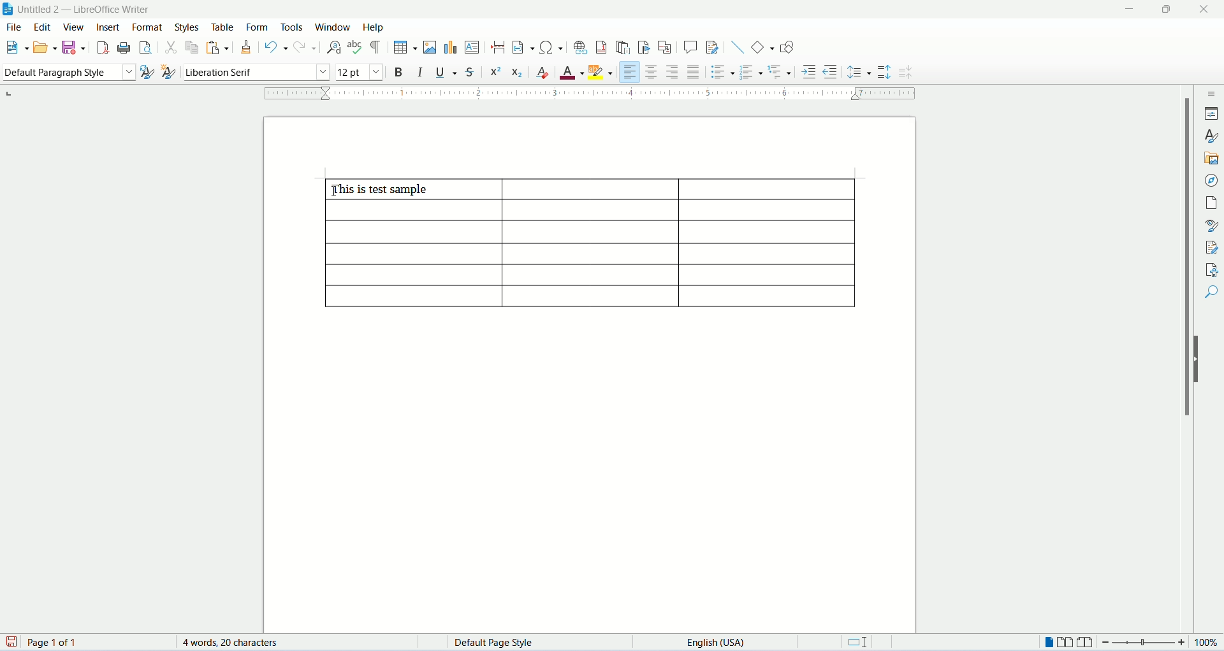  Describe the element at coordinates (125, 48) in the screenshot. I see `print` at that location.